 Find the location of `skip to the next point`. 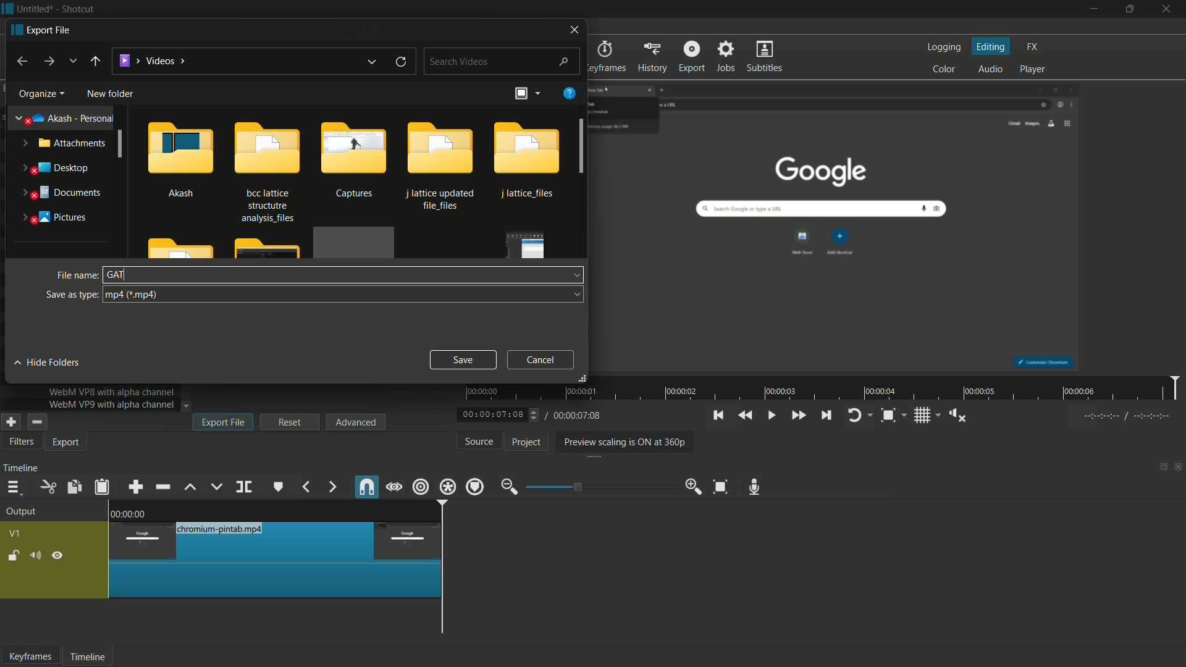

skip to the next point is located at coordinates (825, 416).